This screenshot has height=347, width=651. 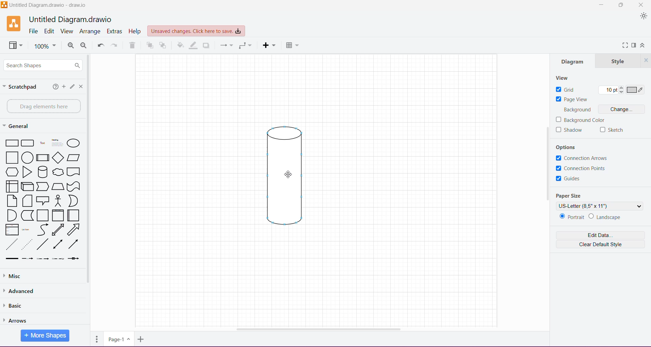 What do you see at coordinates (17, 126) in the screenshot?
I see `General - Click or Drag and drop your shapes` at bounding box center [17, 126].